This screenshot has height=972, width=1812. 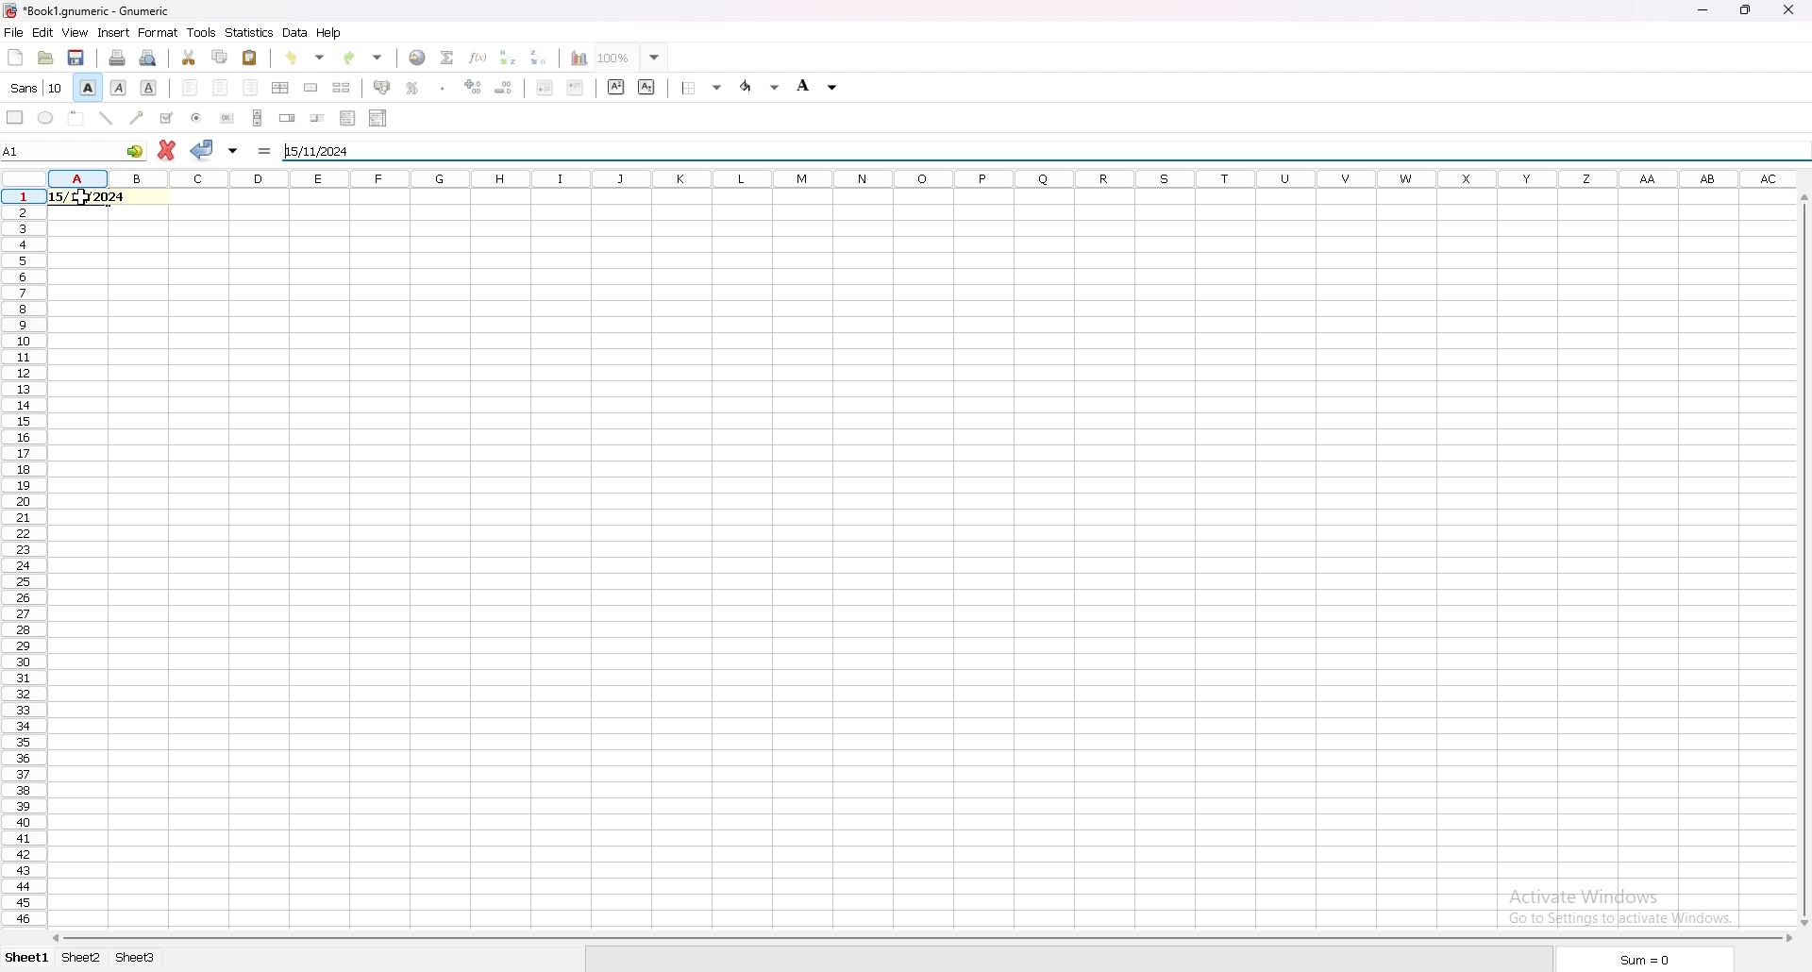 I want to click on list, so click(x=347, y=118).